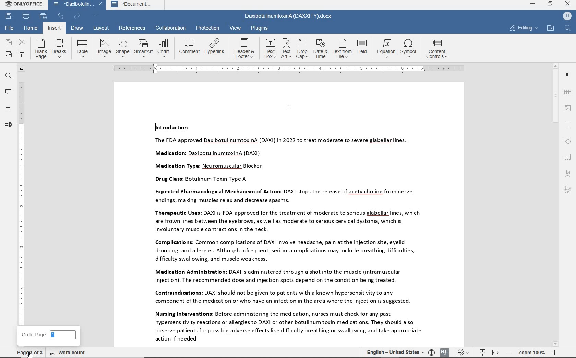 The image size is (576, 358). I want to click on SmartArt, so click(143, 48).